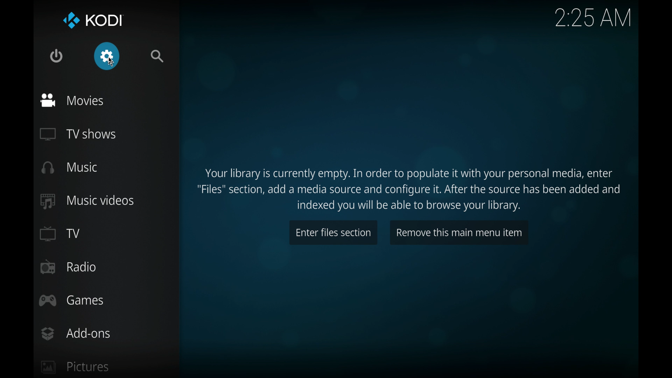  What do you see at coordinates (75, 367) in the screenshot?
I see `pictures` at bounding box center [75, 367].